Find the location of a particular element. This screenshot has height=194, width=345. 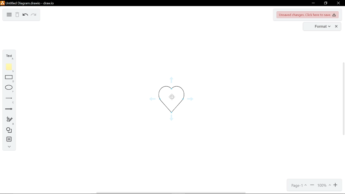

minimize is located at coordinates (313, 3).